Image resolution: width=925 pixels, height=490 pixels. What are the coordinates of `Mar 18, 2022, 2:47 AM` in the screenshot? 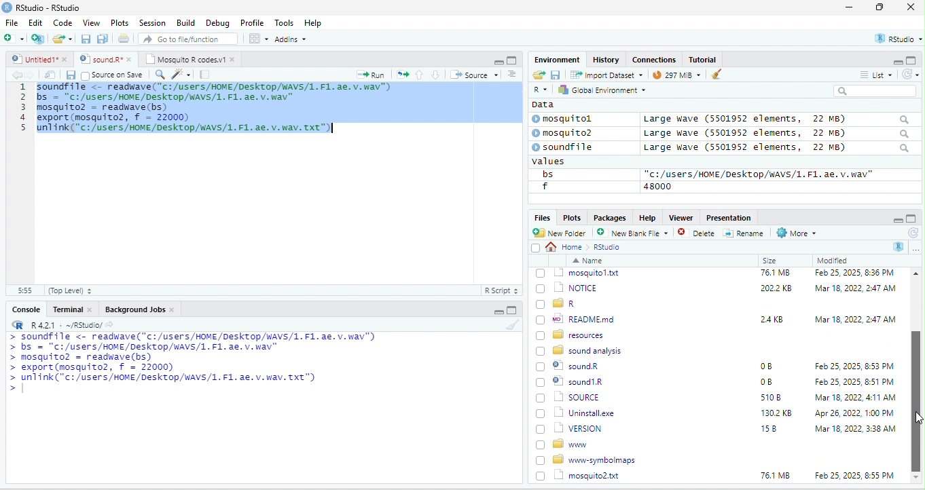 It's located at (855, 399).